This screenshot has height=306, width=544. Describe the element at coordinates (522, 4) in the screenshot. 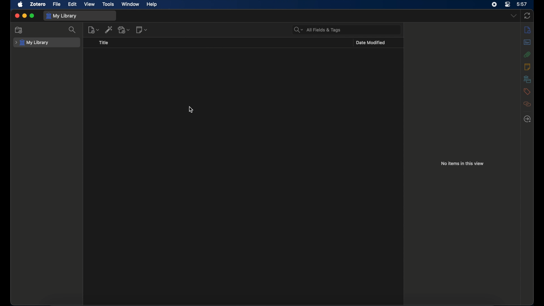

I see `time` at that location.